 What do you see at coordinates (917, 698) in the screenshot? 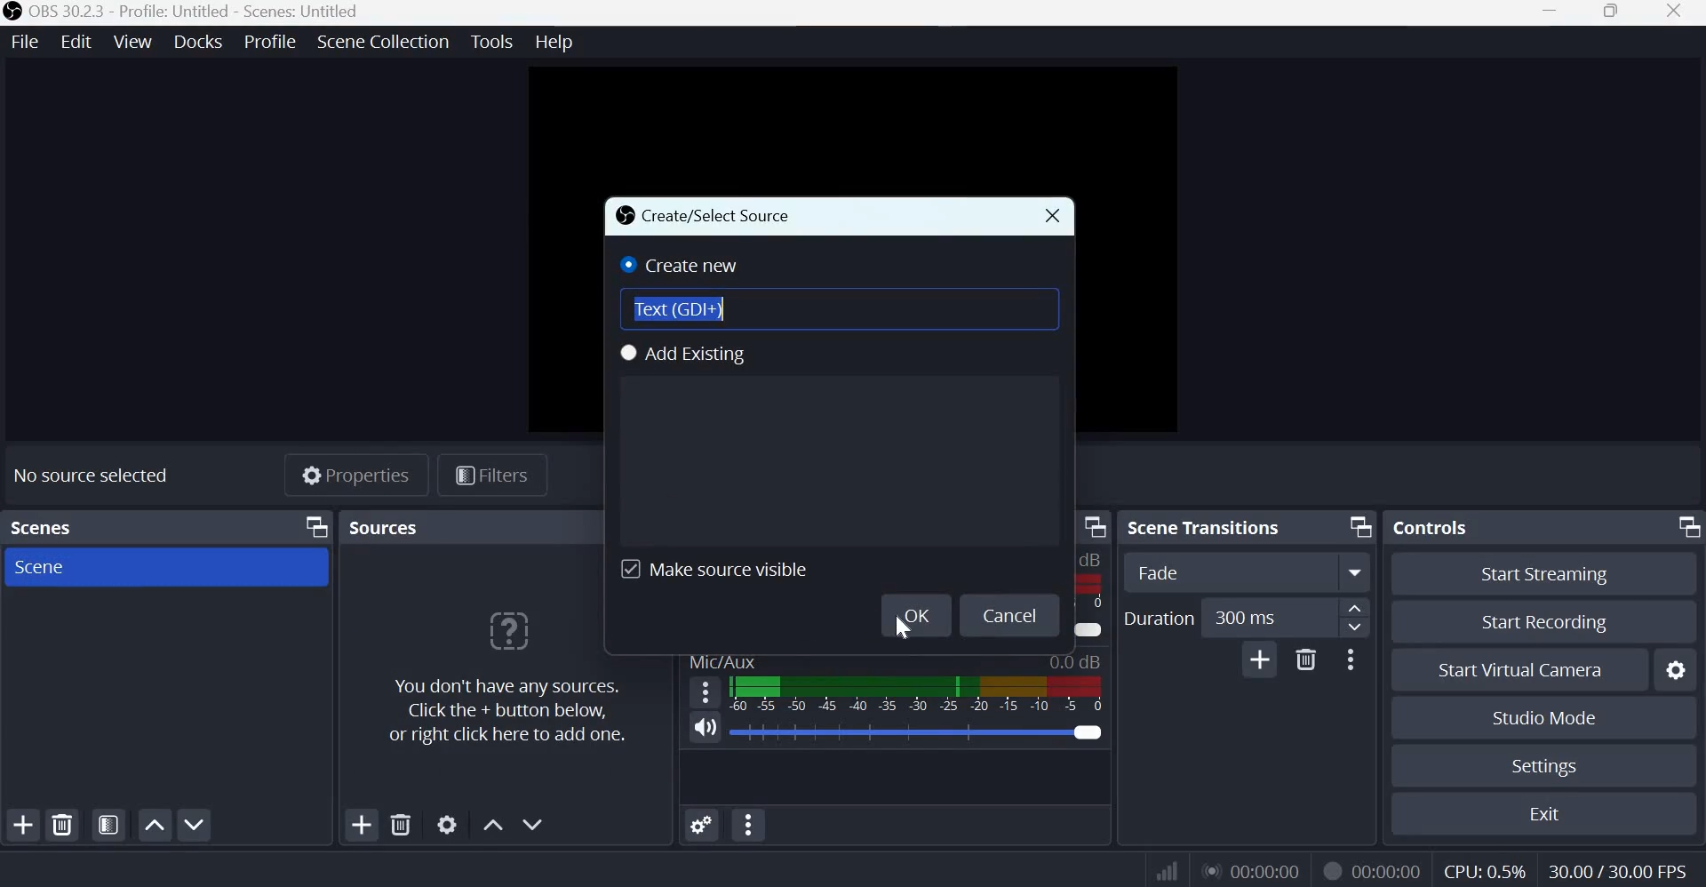
I see `Volume Meter` at bounding box center [917, 698].